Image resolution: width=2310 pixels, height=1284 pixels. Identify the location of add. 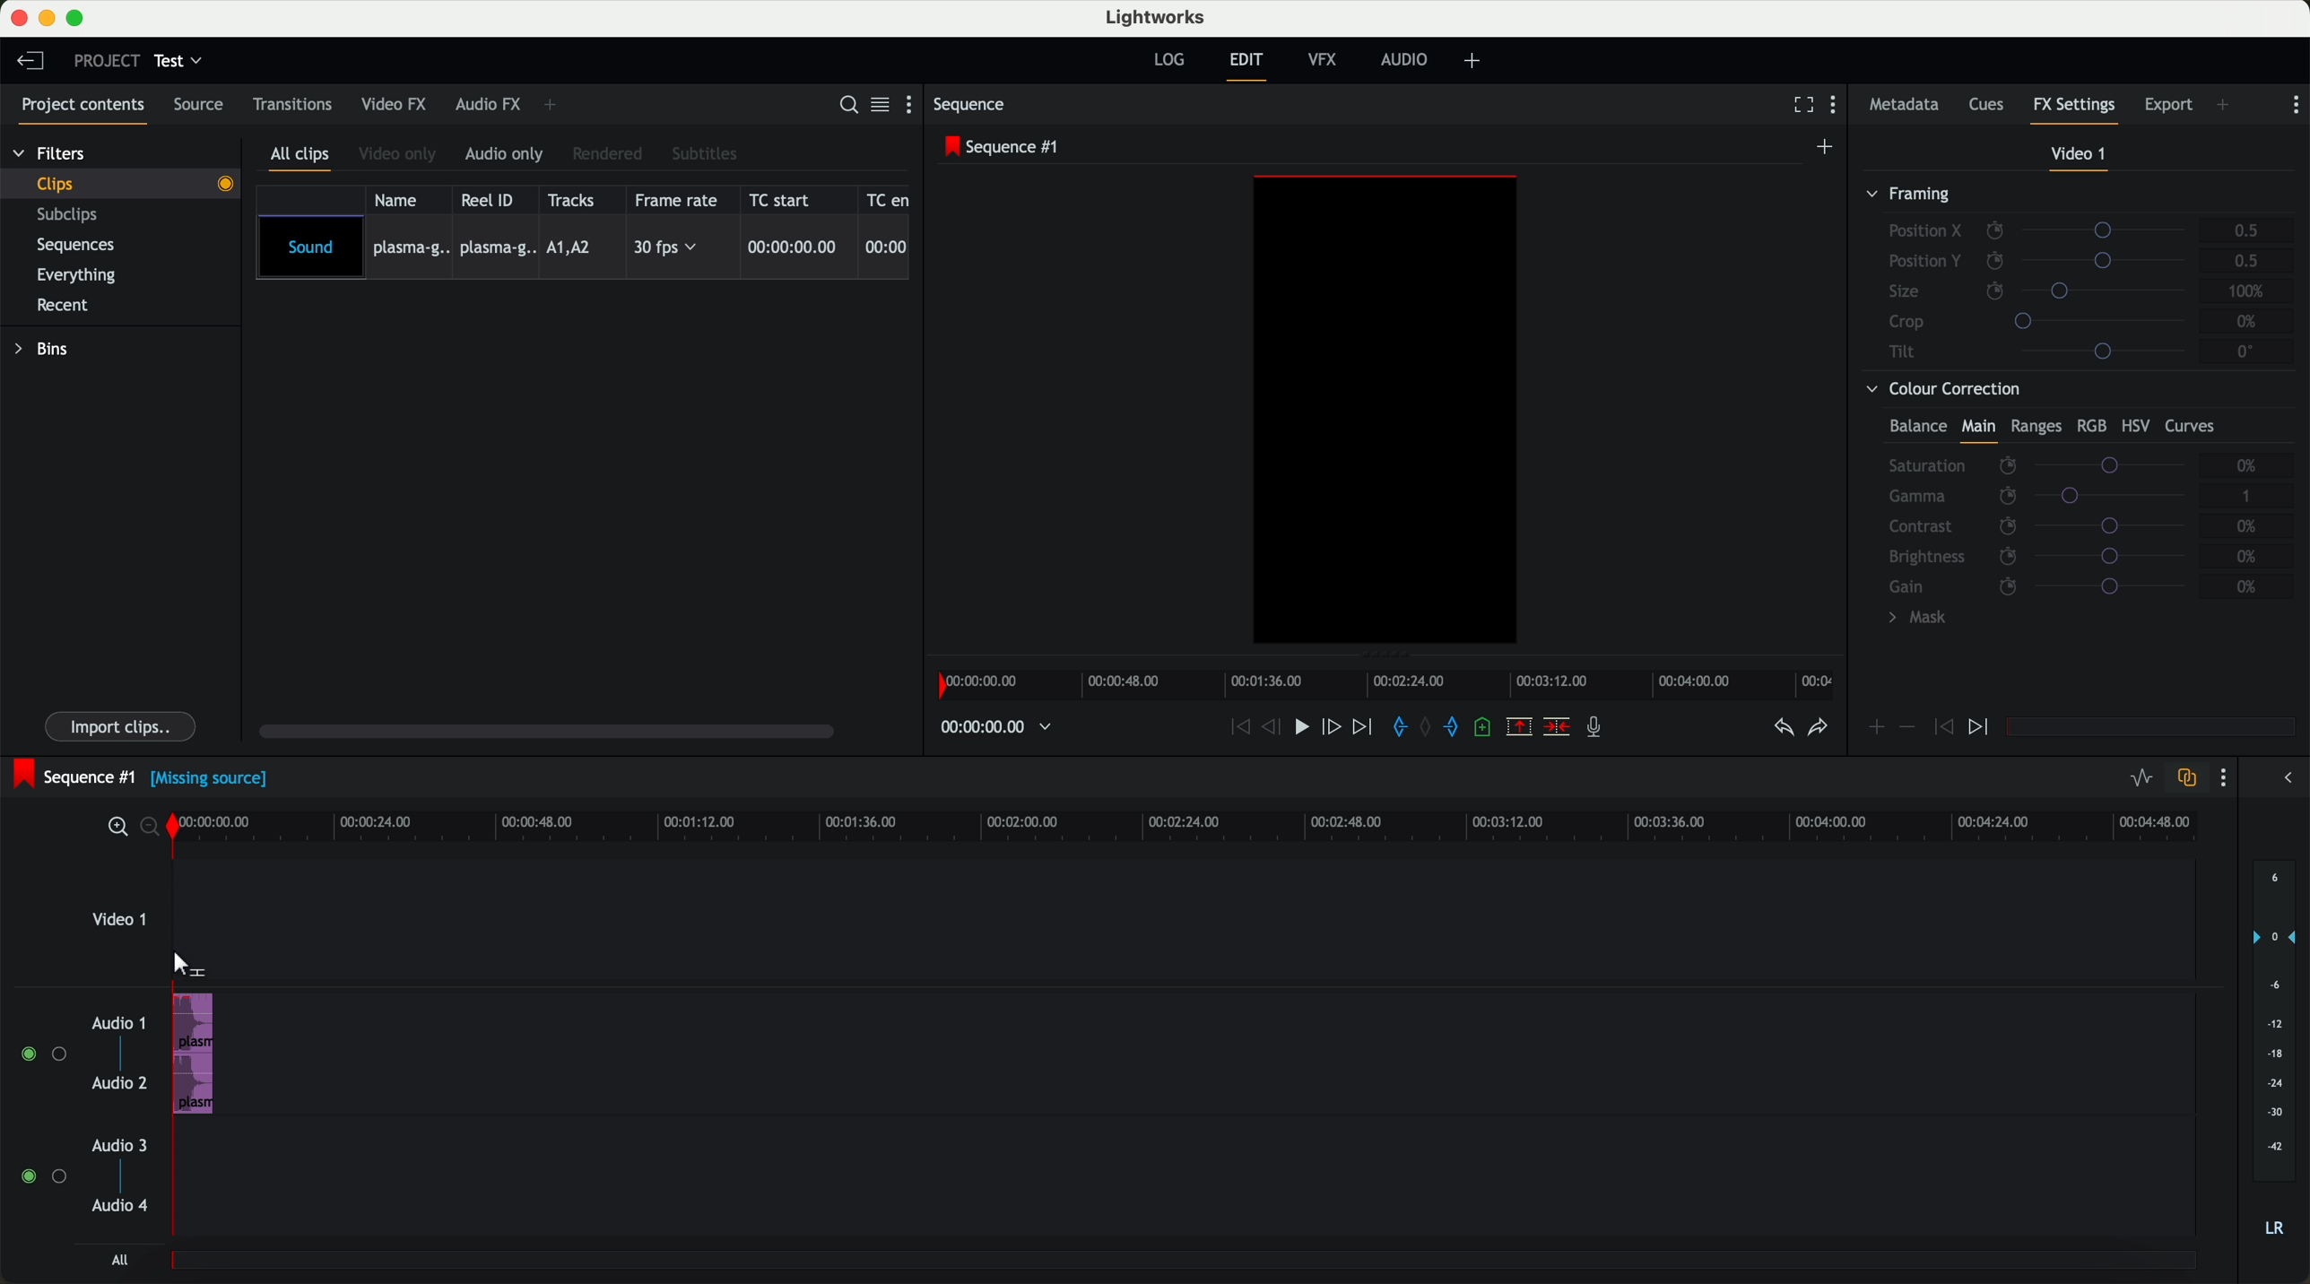
(2224, 104).